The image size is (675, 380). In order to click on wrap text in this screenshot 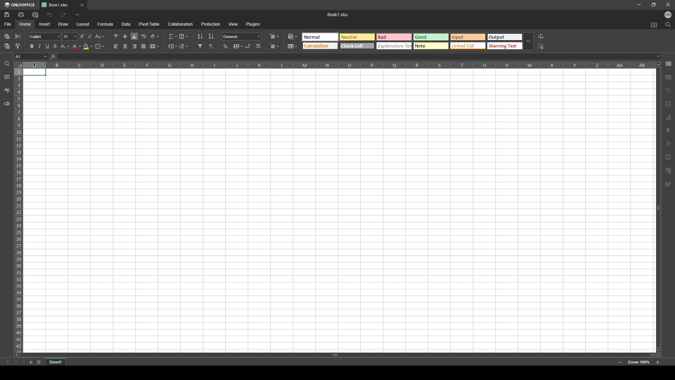, I will do `click(144, 36)`.